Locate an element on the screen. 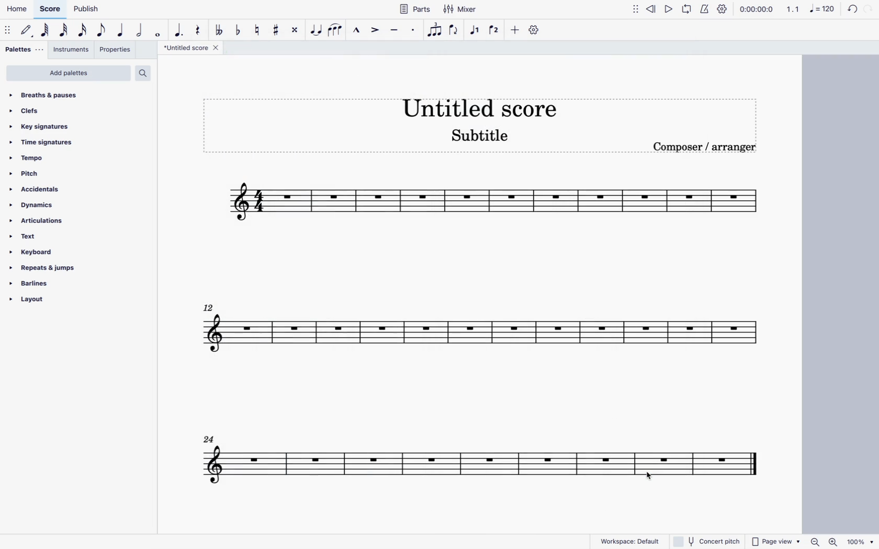  Workspace: Default is located at coordinates (630, 540).